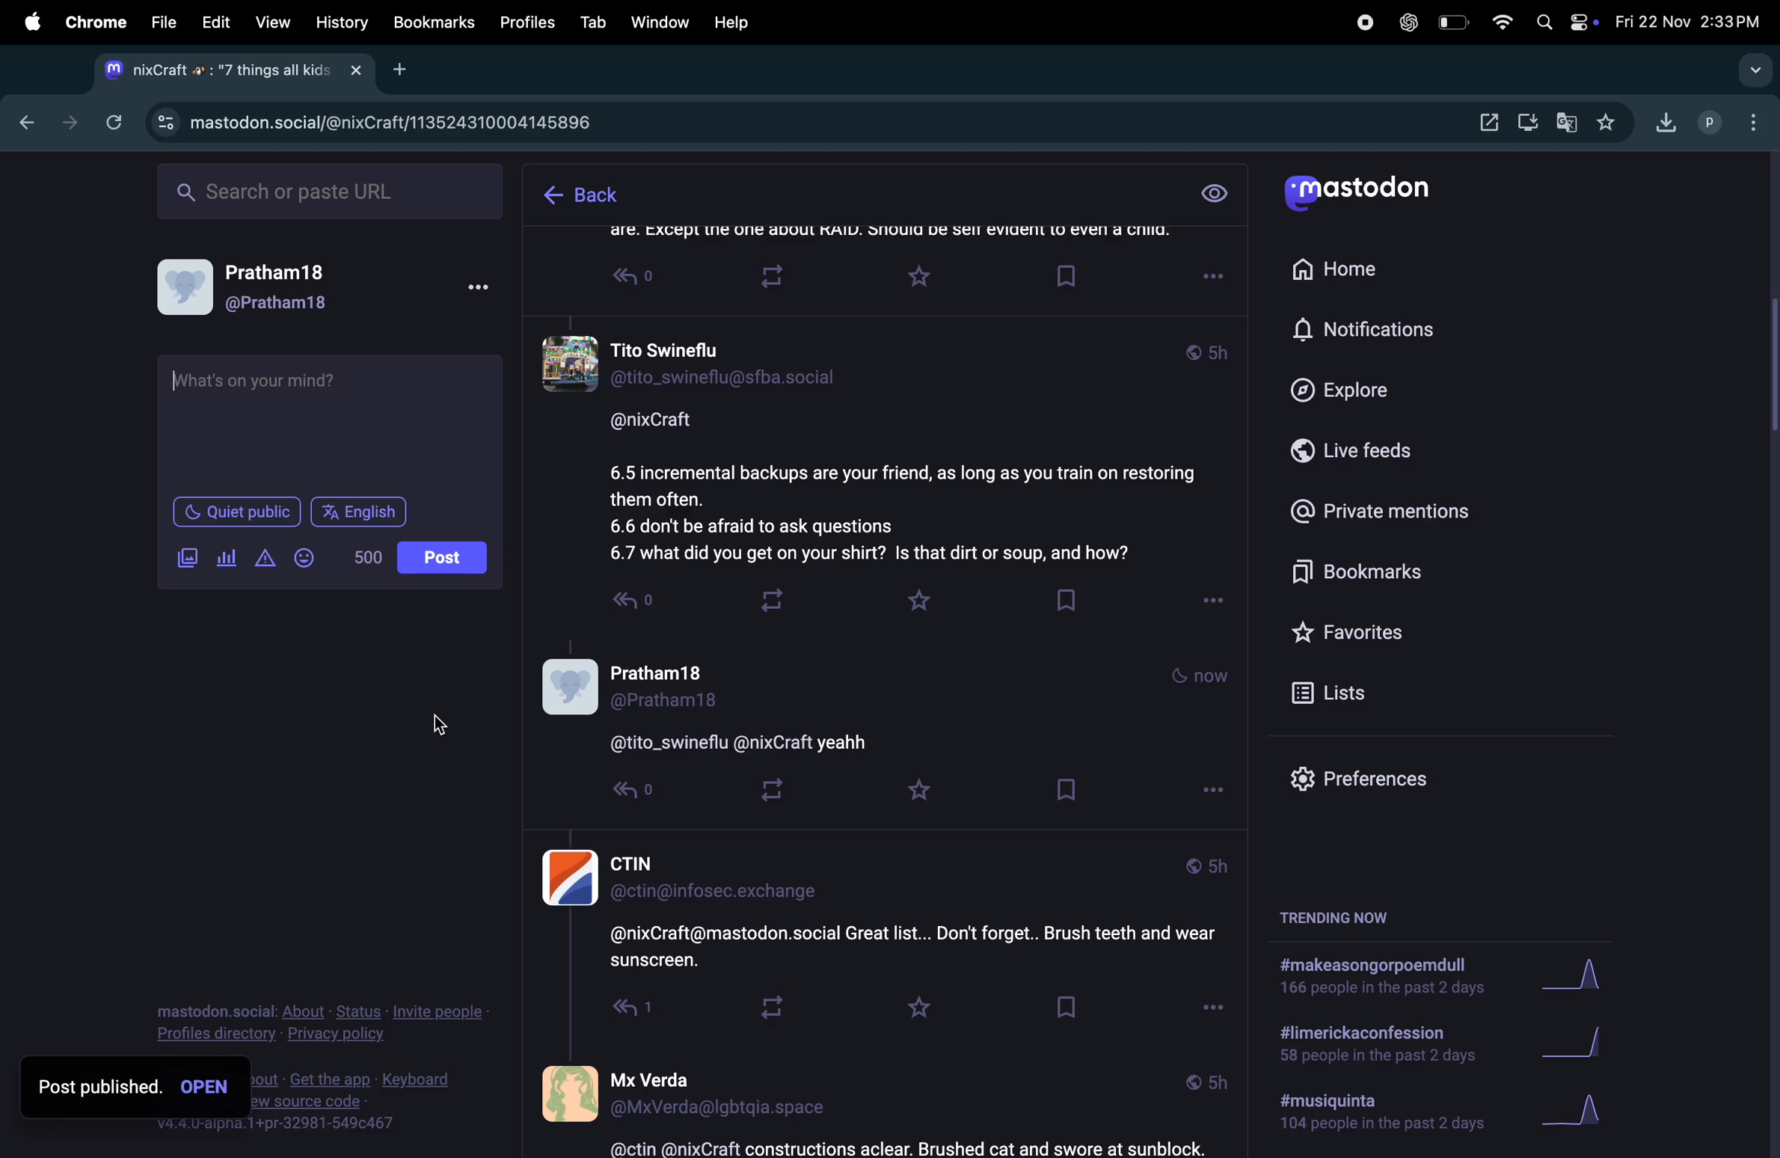 The height and width of the screenshot is (1158, 1780). Describe the element at coordinates (767, 1008) in the screenshot. I see `loop` at that location.